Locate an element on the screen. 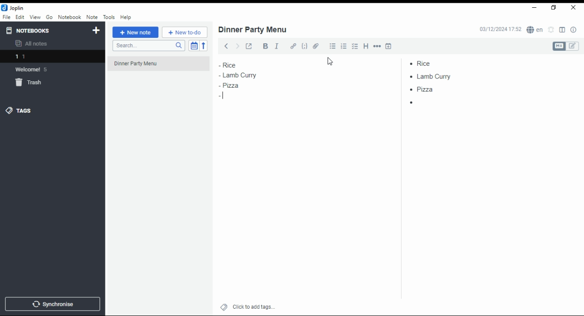 This screenshot has height=316, width=584. Welcome 5 is located at coordinates (36, 69).